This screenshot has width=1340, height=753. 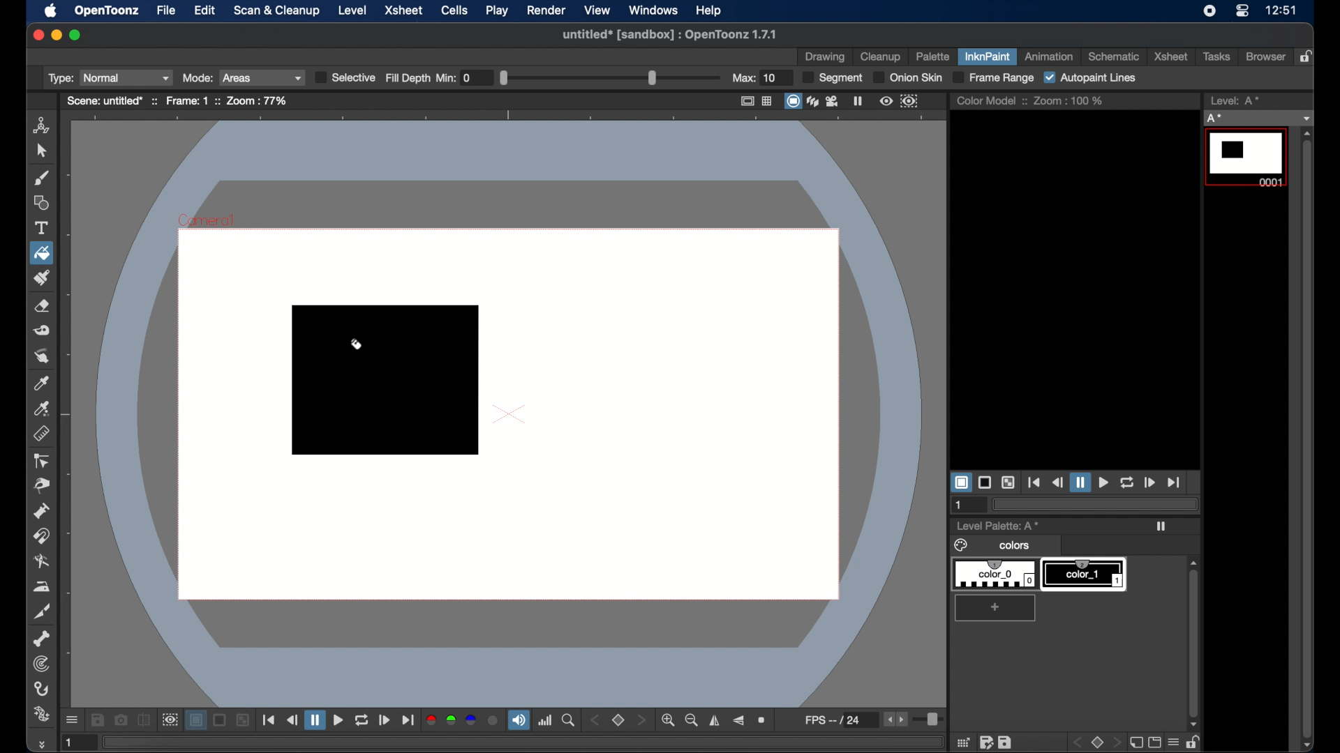 I want to click on cutter tool, so click(x=42, y=611).